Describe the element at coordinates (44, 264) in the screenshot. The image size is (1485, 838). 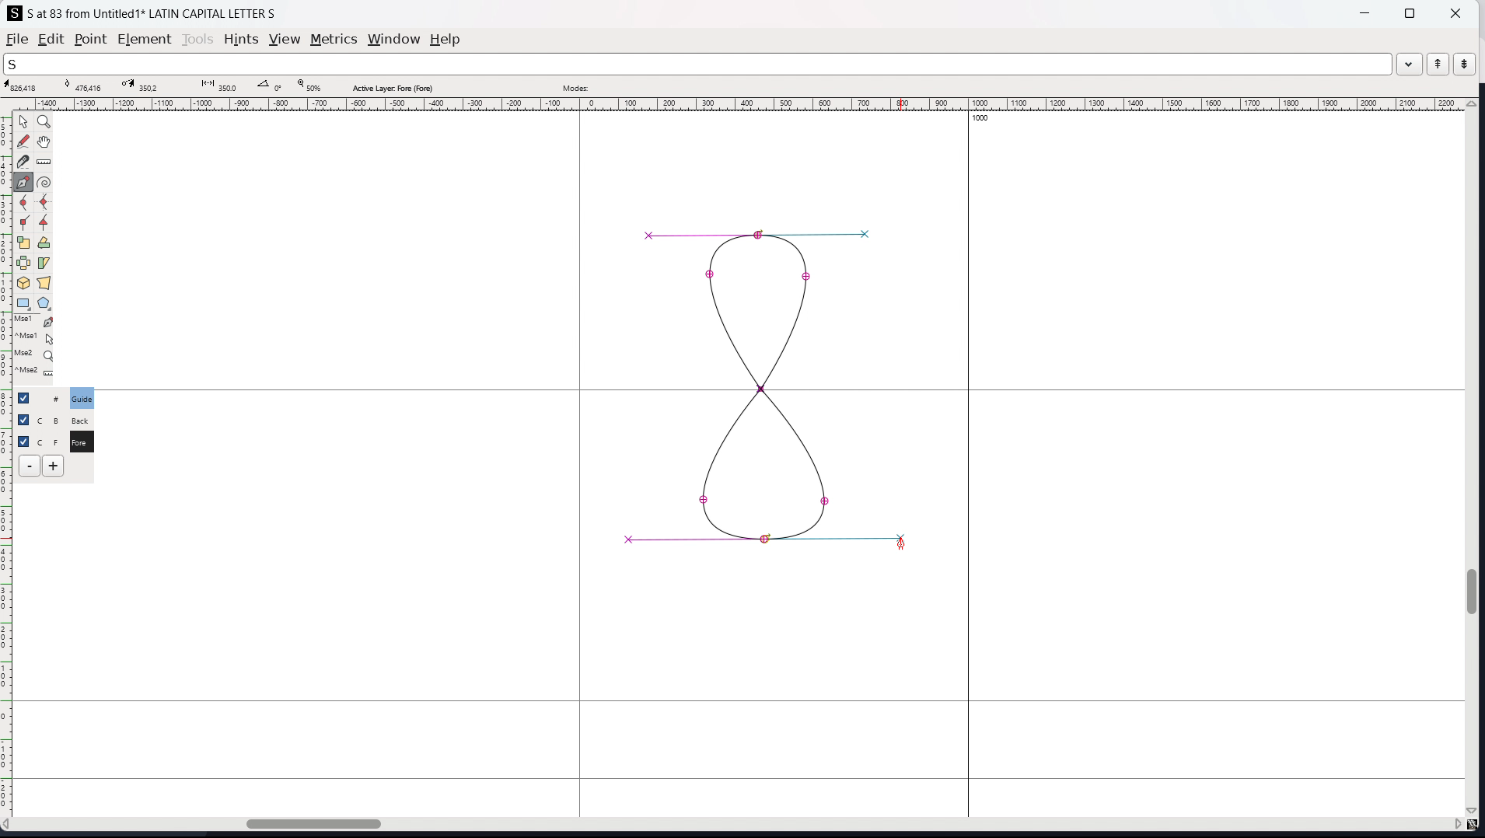
I see `skew selection` at that location.